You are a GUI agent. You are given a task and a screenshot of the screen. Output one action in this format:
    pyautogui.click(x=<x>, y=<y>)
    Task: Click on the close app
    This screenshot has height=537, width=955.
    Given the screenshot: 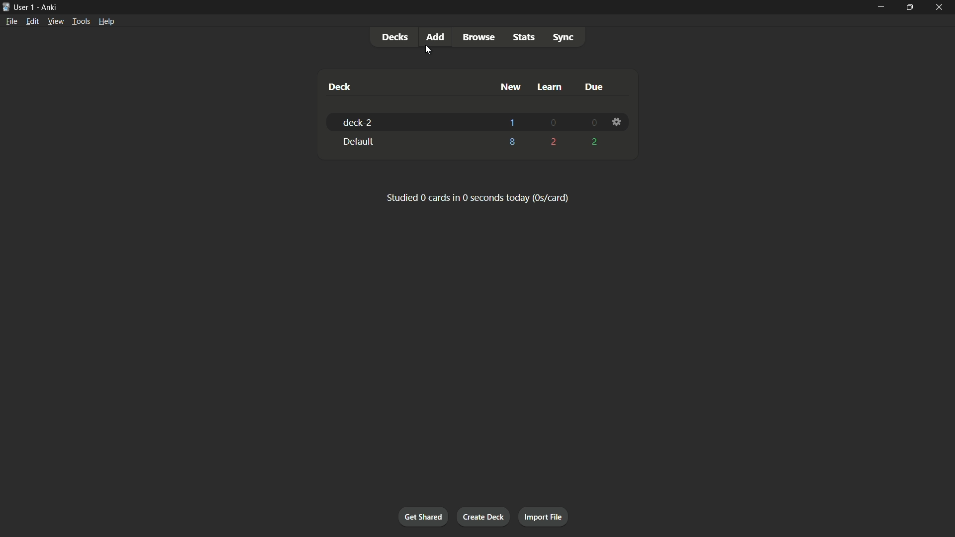 What is the action you would take?
    pyautogui.click(x=940, y=7)
    